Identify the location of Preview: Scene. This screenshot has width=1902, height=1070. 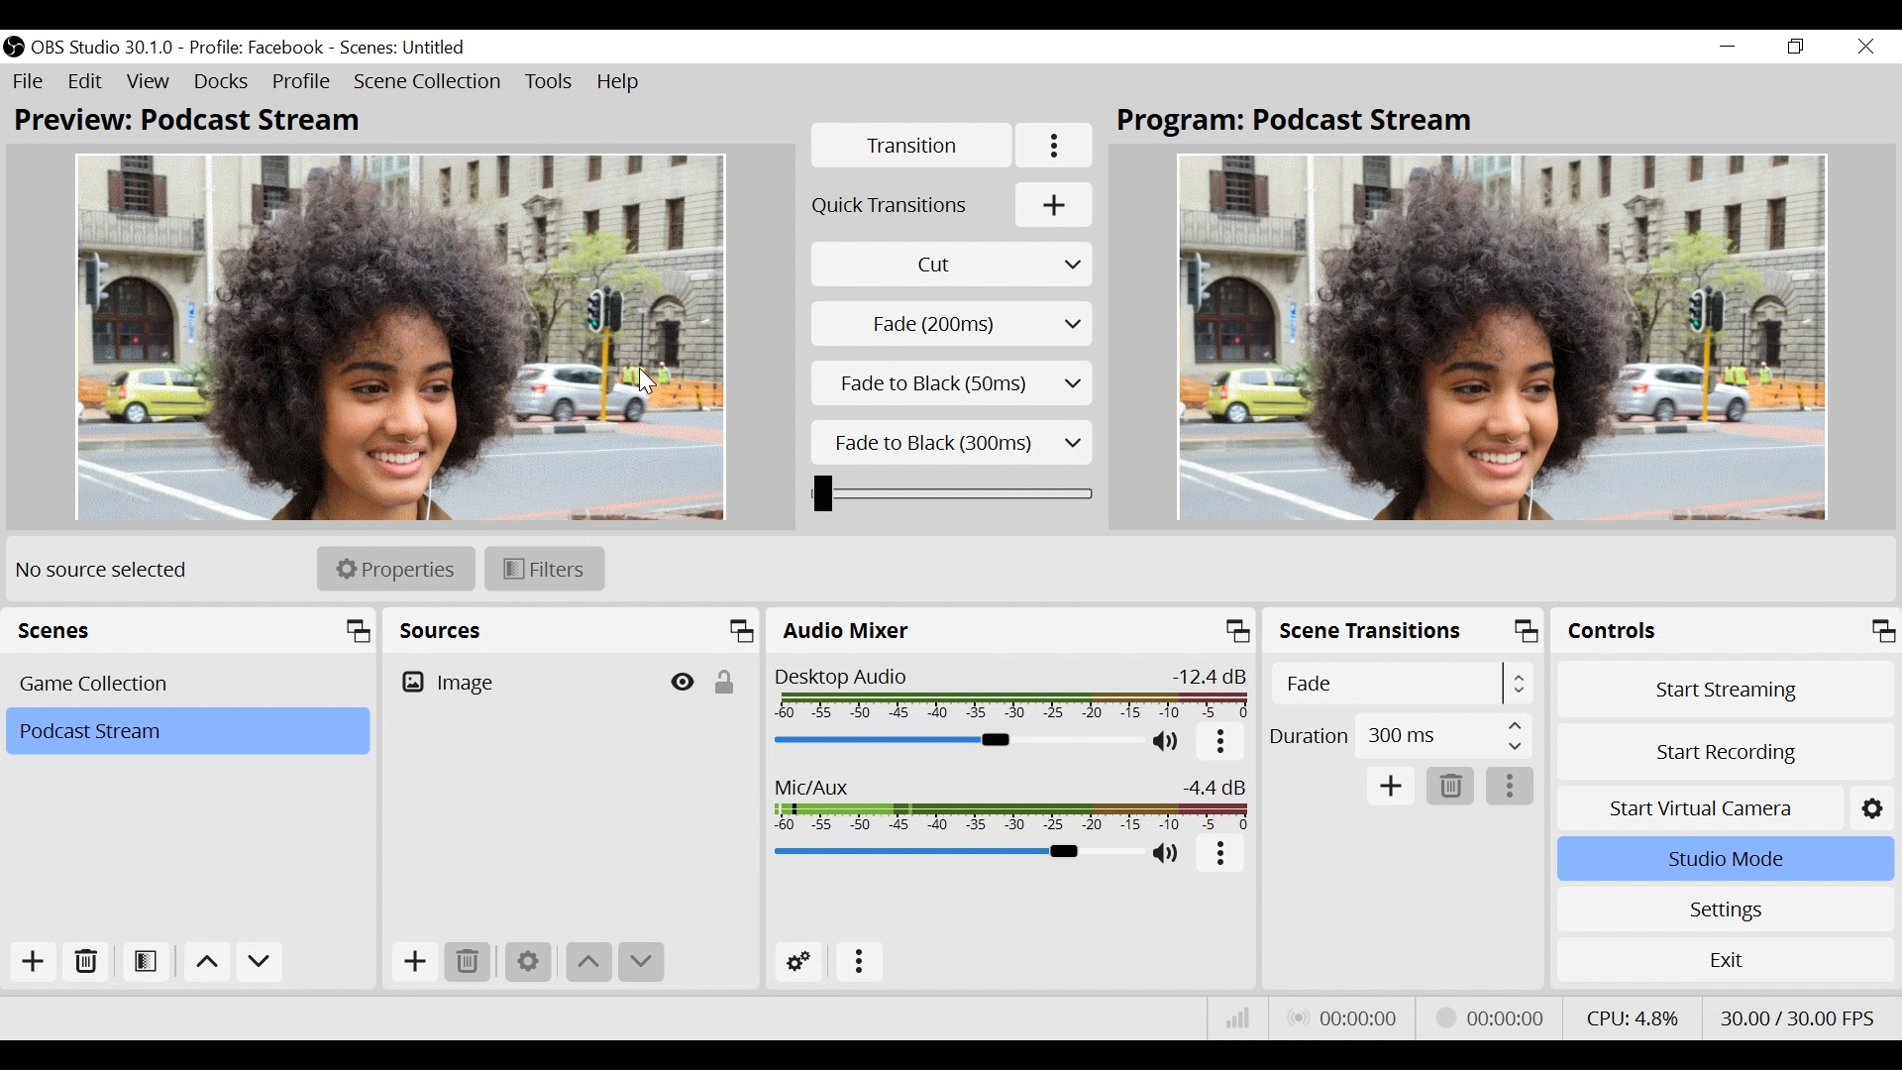
(199, 122).